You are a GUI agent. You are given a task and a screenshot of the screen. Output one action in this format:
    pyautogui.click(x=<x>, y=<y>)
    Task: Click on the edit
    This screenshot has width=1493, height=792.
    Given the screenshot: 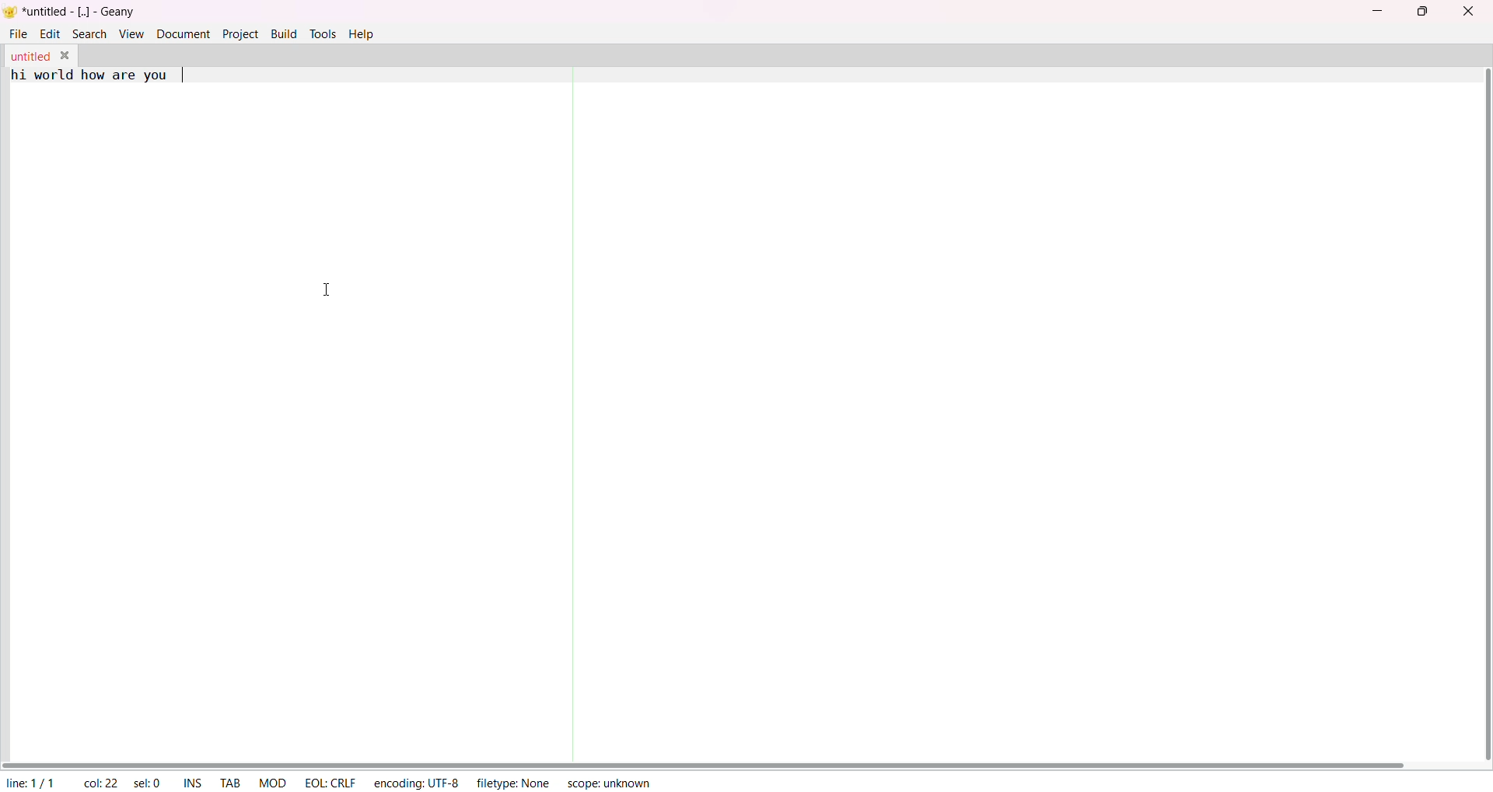 What is the action you would take?
    pyautogui.click(x=47, y=33)
    